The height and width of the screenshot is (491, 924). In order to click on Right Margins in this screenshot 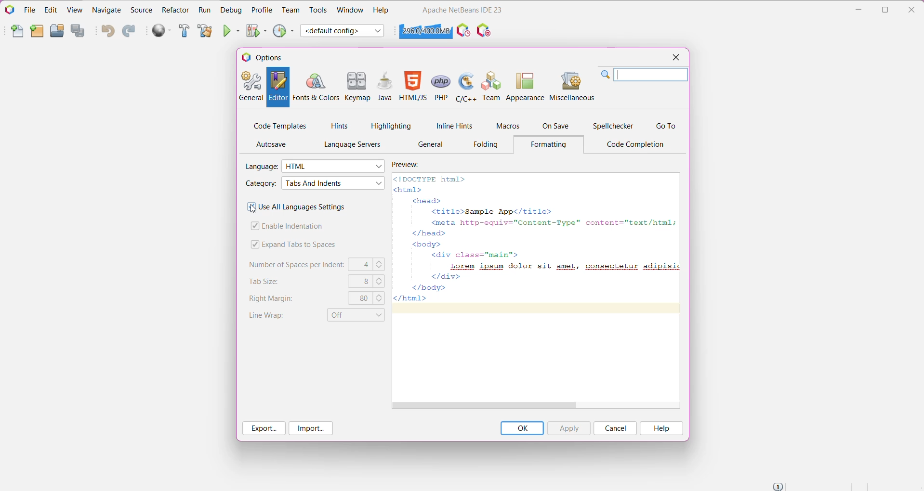, I will do `click(274, 299)`.